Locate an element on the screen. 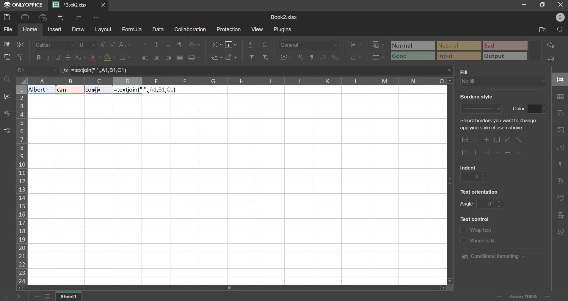 Image resolution: width=568 pixels, height=301 pixels. font size change is located at coordinates (108, 45).